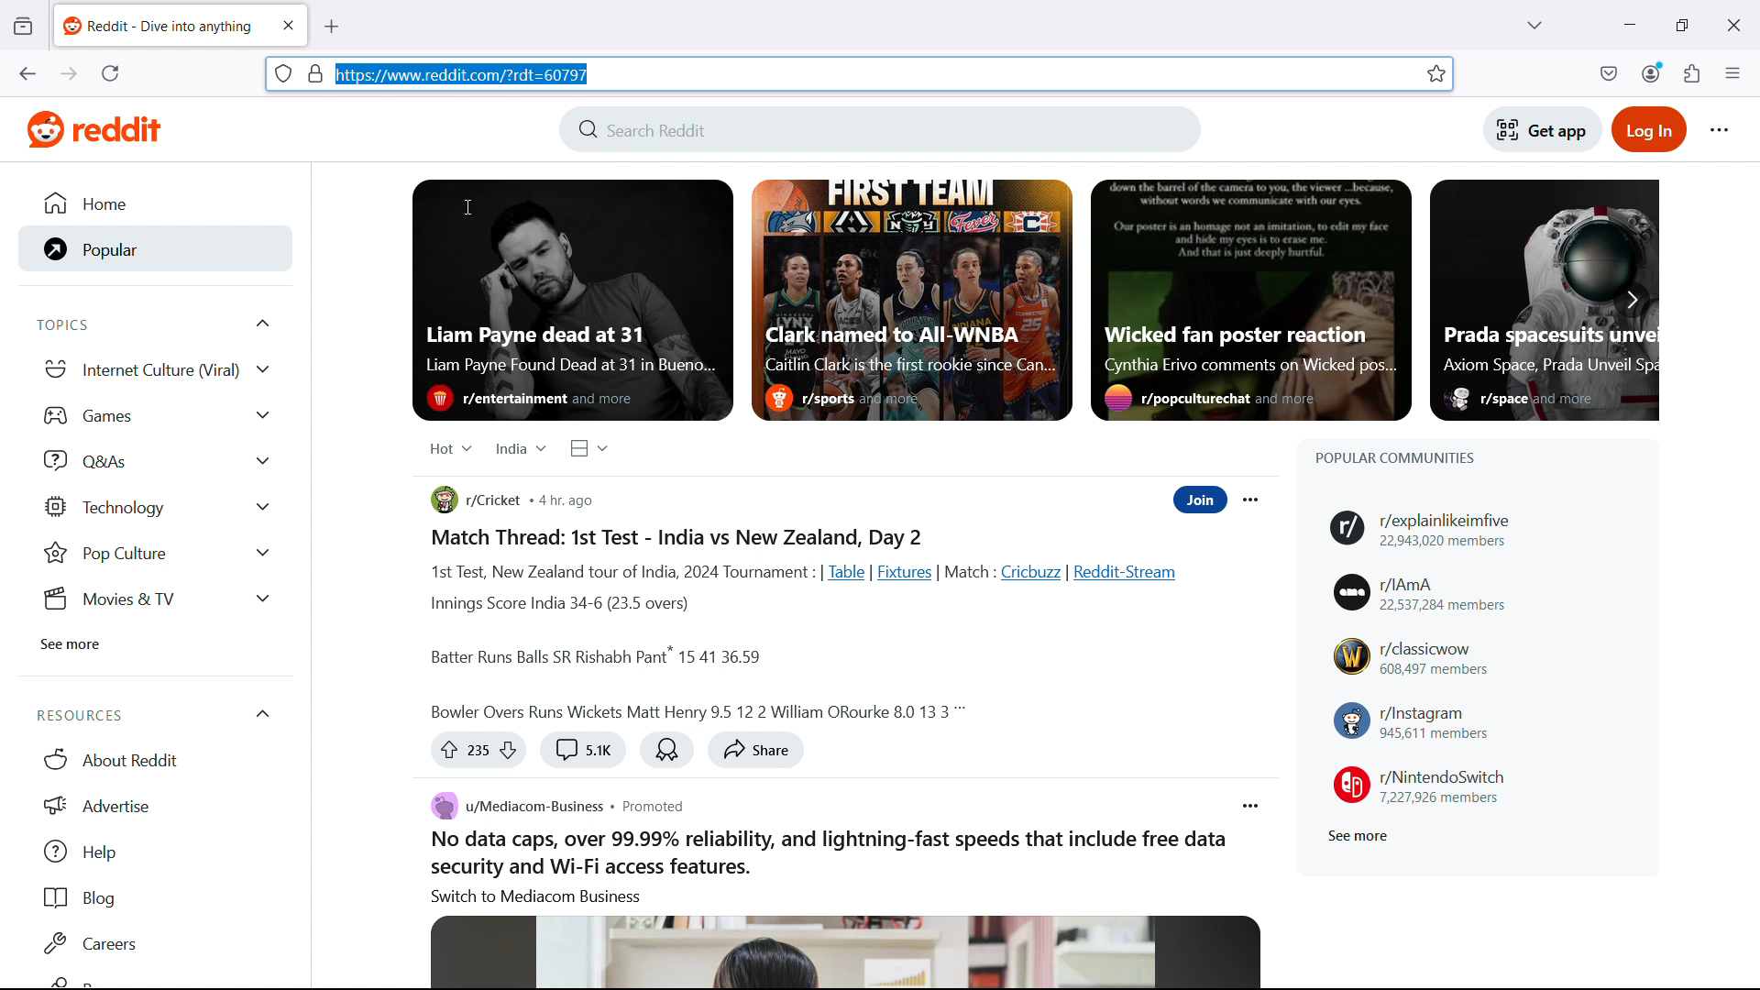 Image resolution: width=1760 pixels, height=990 pixels. What do you see at coordinates (1395, 457) in the screenshot?
I see `Popular communities` at bounding box center [1395, 457].